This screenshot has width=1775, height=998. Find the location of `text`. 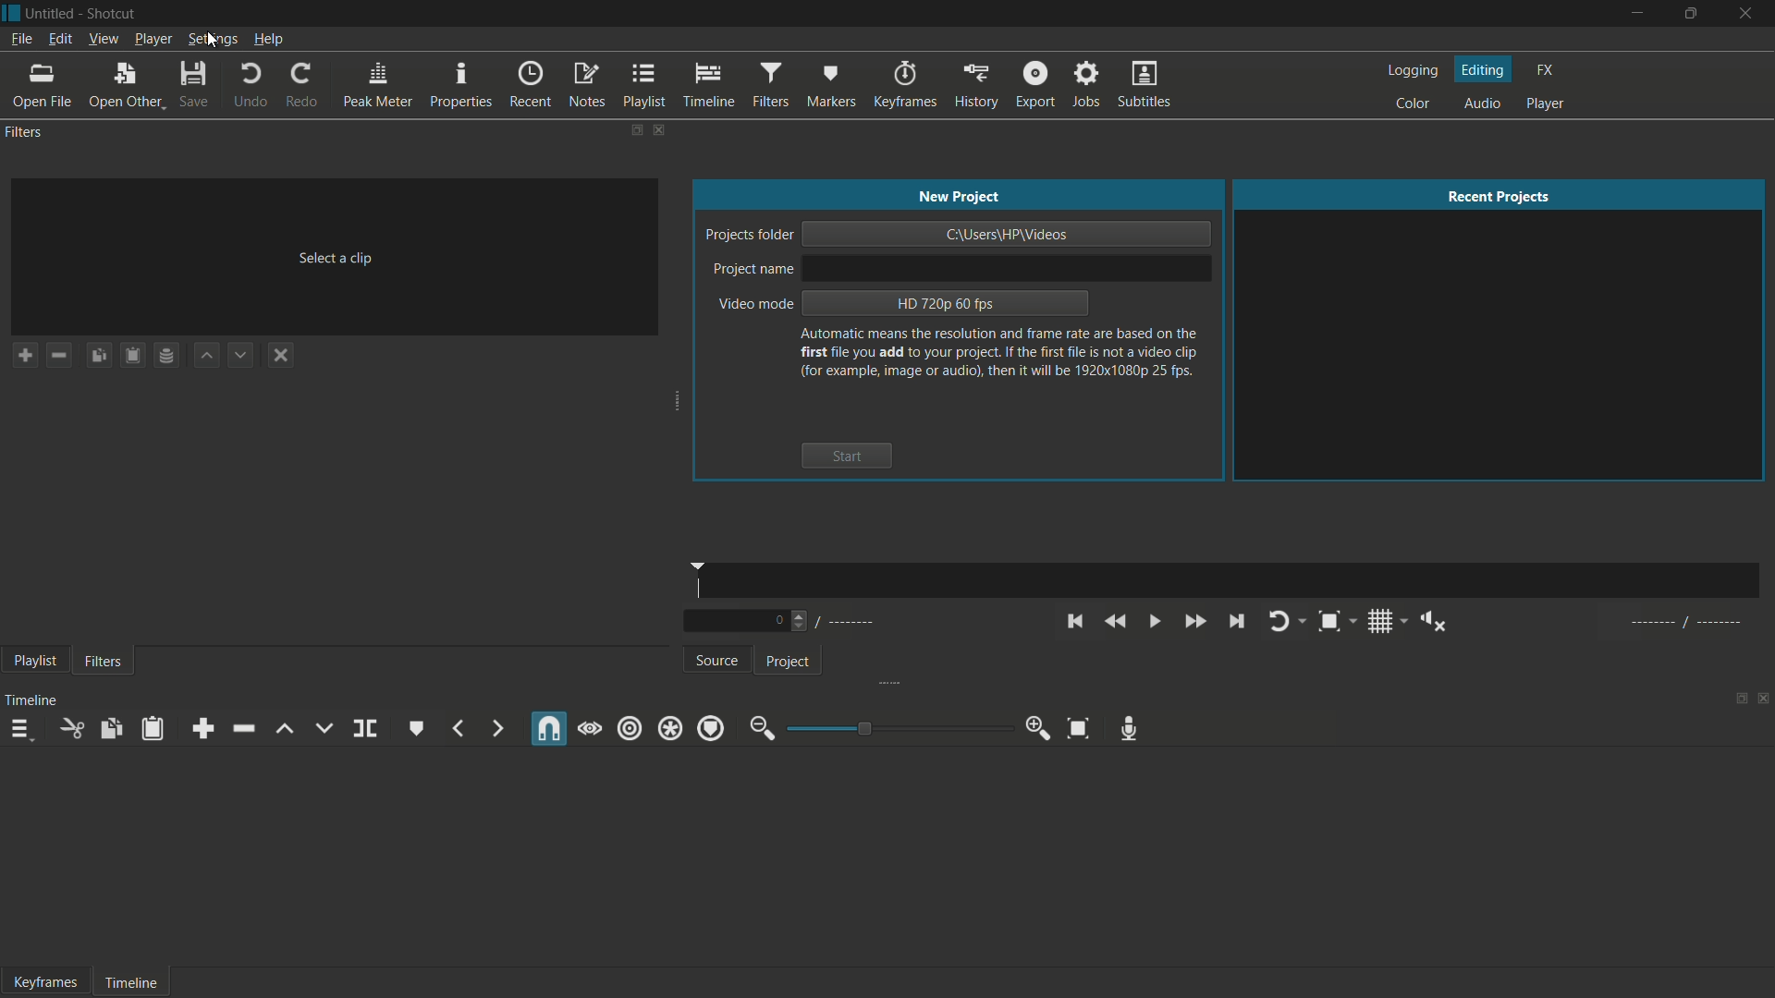

text is located at coordinates (1000, 353).